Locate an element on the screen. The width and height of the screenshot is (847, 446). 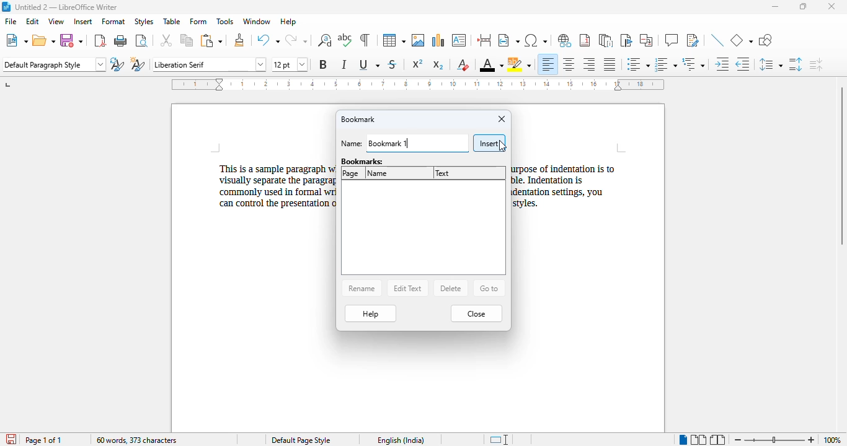
superscript is located at coordinates (418, 64).